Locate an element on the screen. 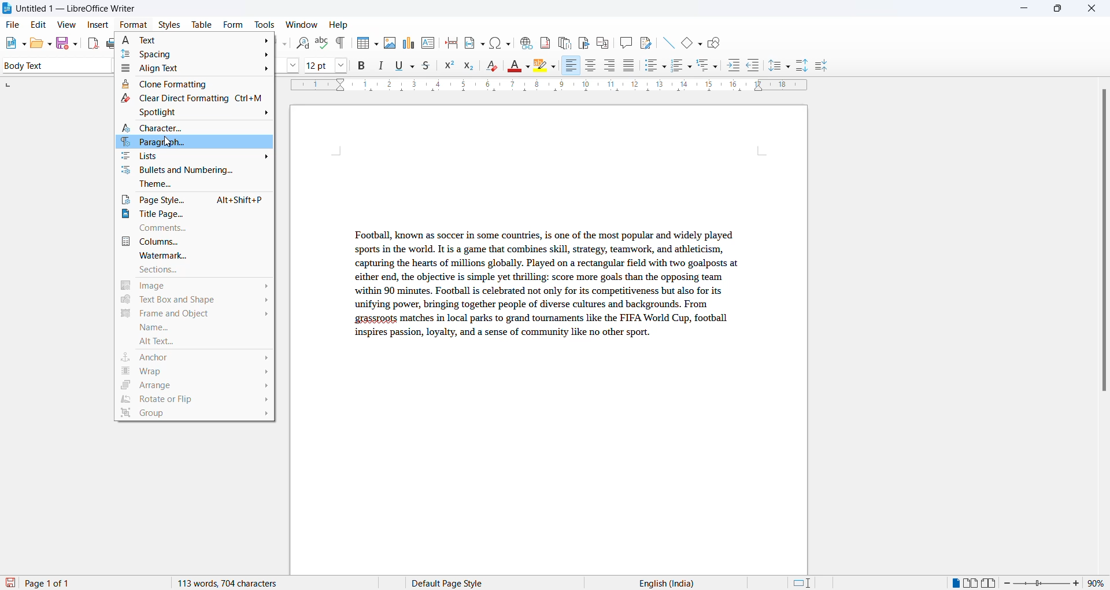 The width and height of the screenshot is (1110, 590). frame and object is located at coordinates (192, 315).